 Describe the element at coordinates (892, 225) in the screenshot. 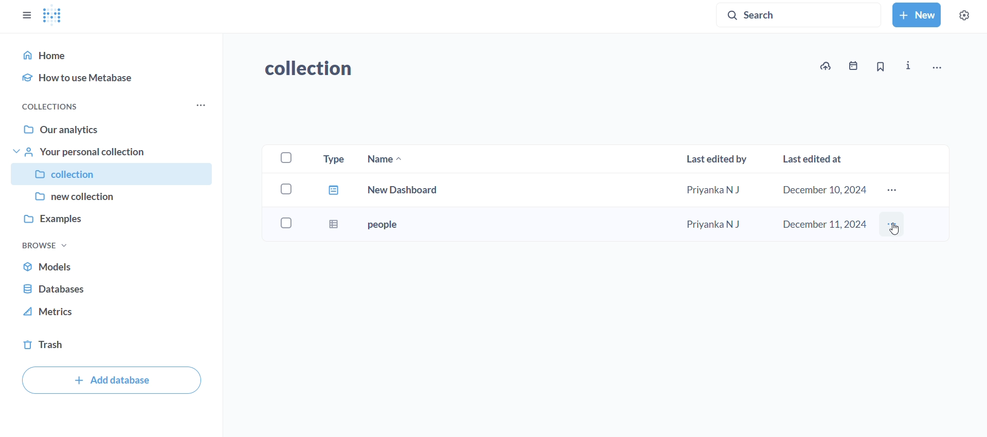

I see `more` at that location.